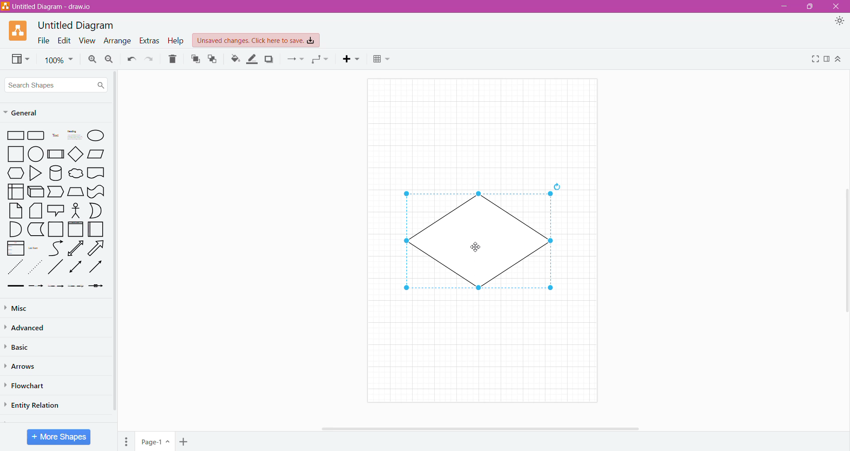 This screenshot has height=451, width=850. I want to click on Waypoints, so click(321, 60).